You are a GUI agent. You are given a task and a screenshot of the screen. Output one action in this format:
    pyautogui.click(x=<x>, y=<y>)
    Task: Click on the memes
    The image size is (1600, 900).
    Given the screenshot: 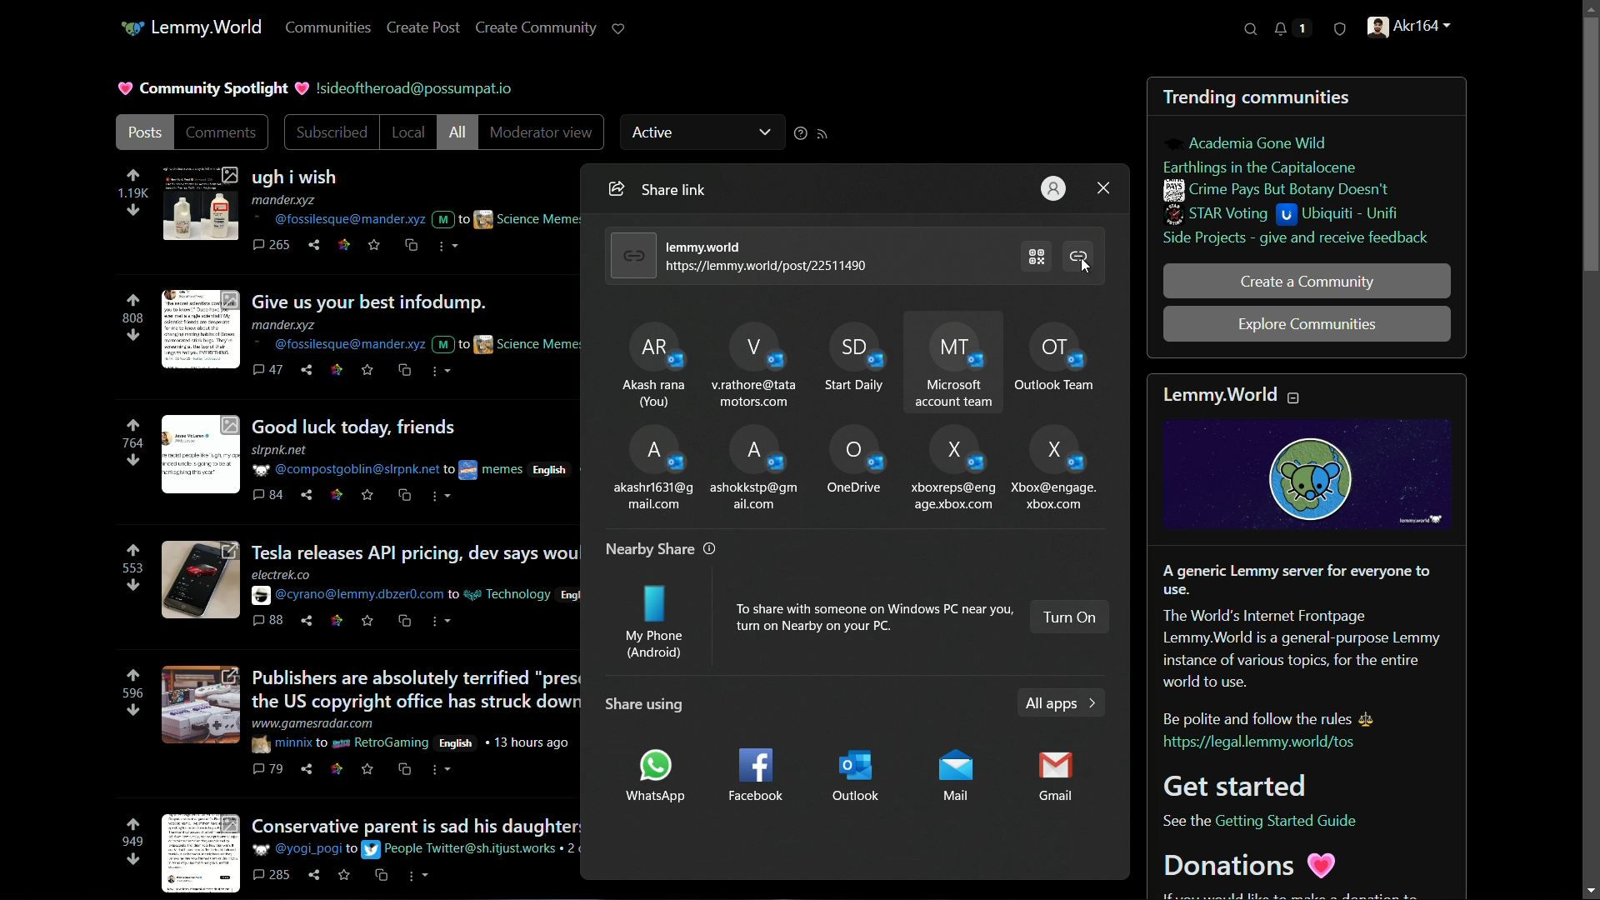 What is the action you would take?
    pyautogui.click(x=492, y=470)
    